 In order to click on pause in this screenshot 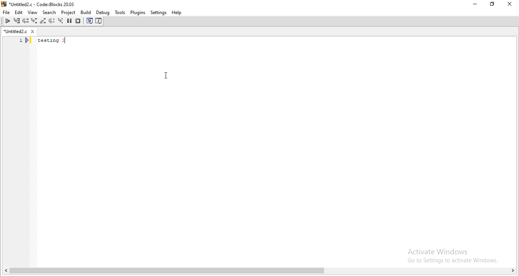, I will do `click(70, 21)`.